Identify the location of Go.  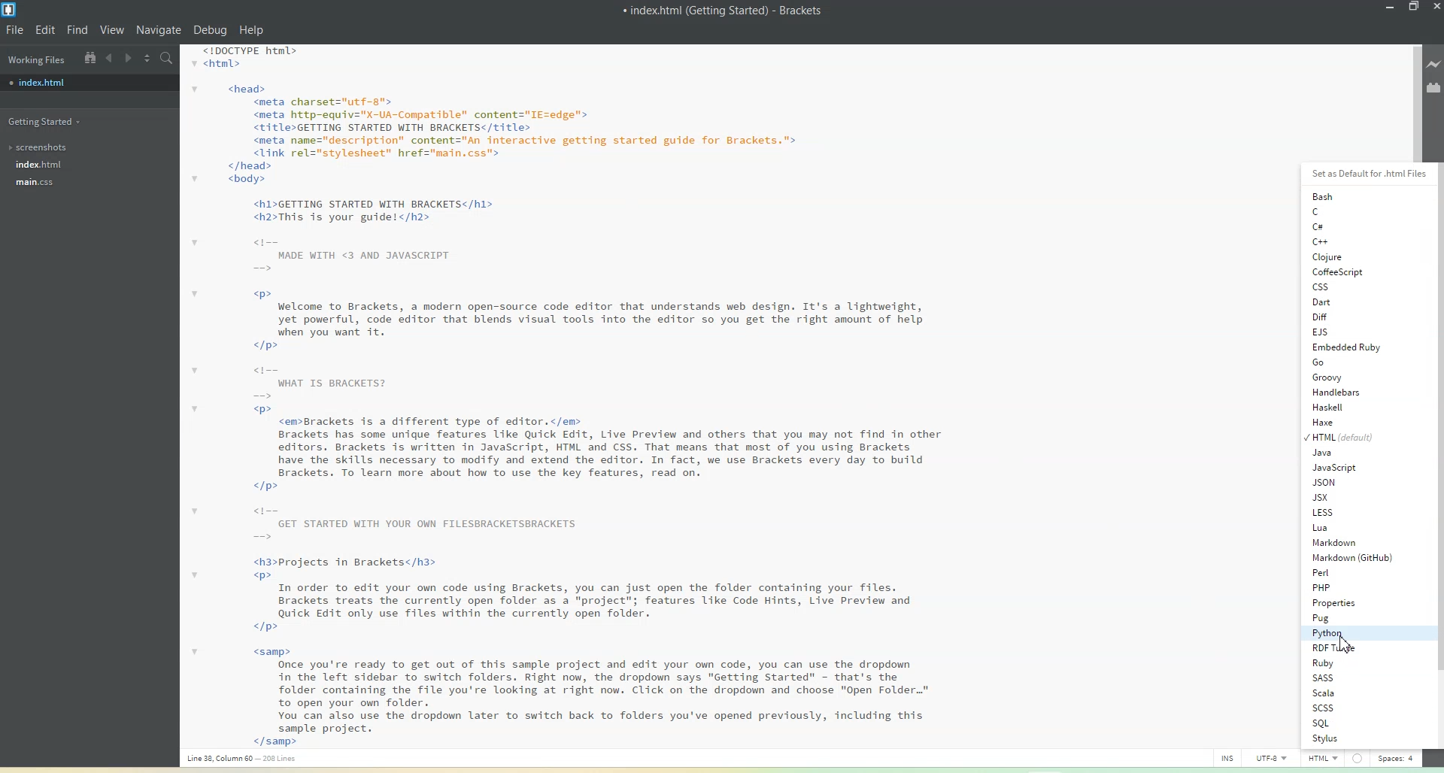
(1345, 363).